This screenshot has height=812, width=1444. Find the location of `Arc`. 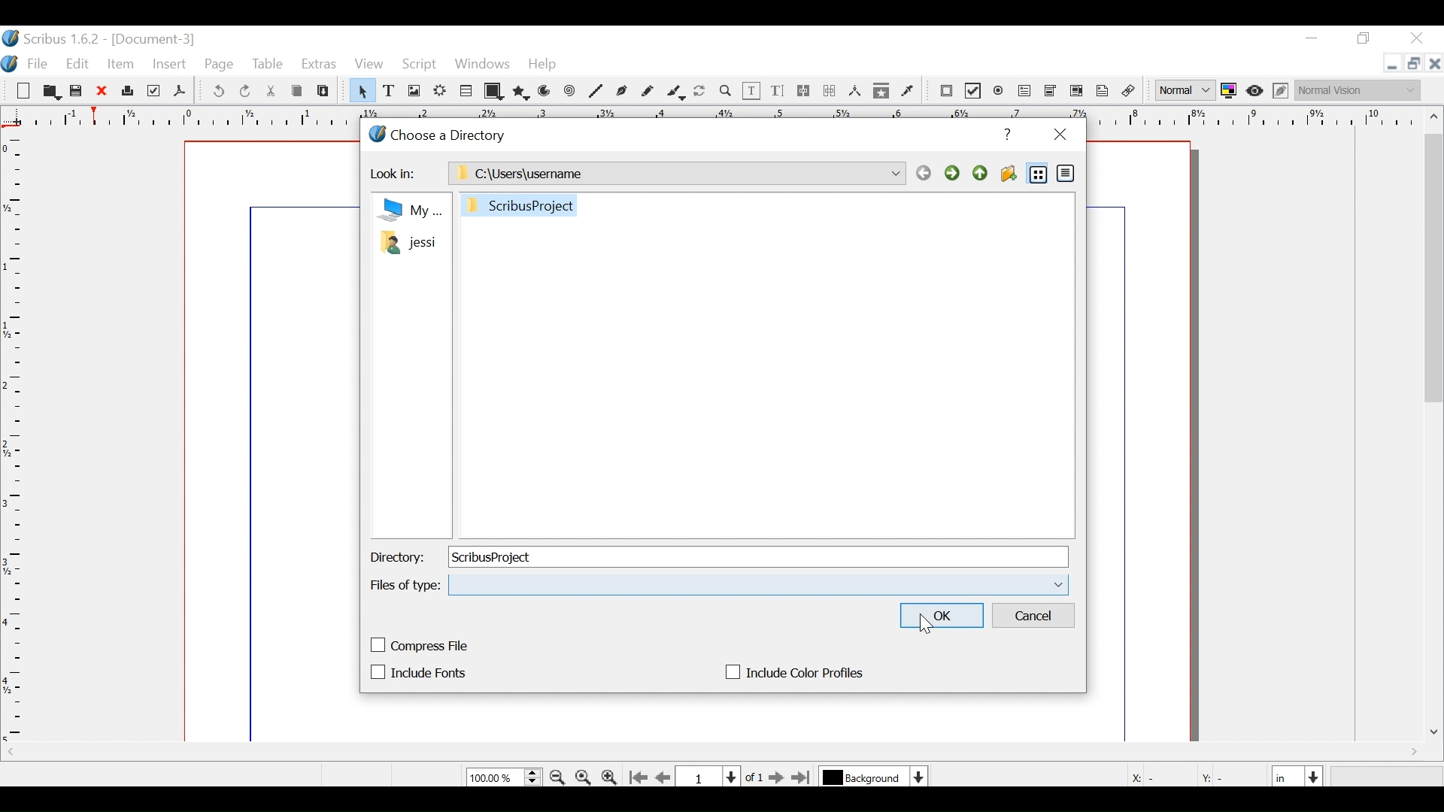

Arc is located at coordinates (545, 92).